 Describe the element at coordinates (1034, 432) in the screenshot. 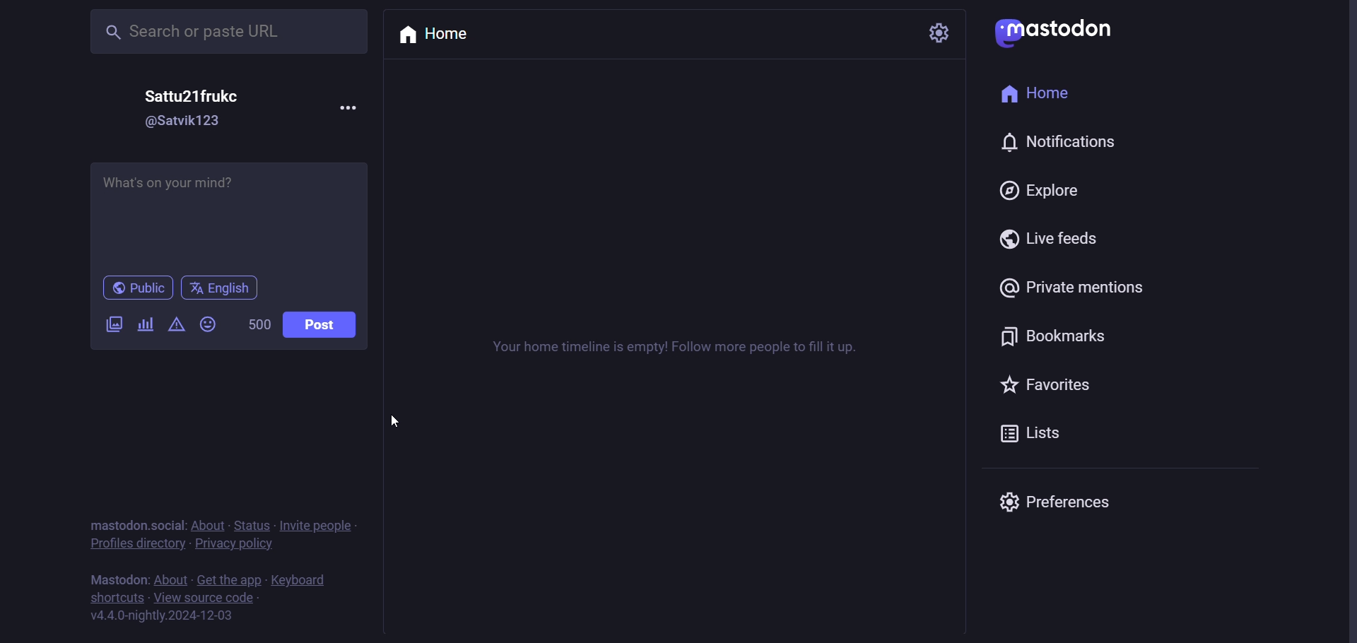

I see `lists` at that location.